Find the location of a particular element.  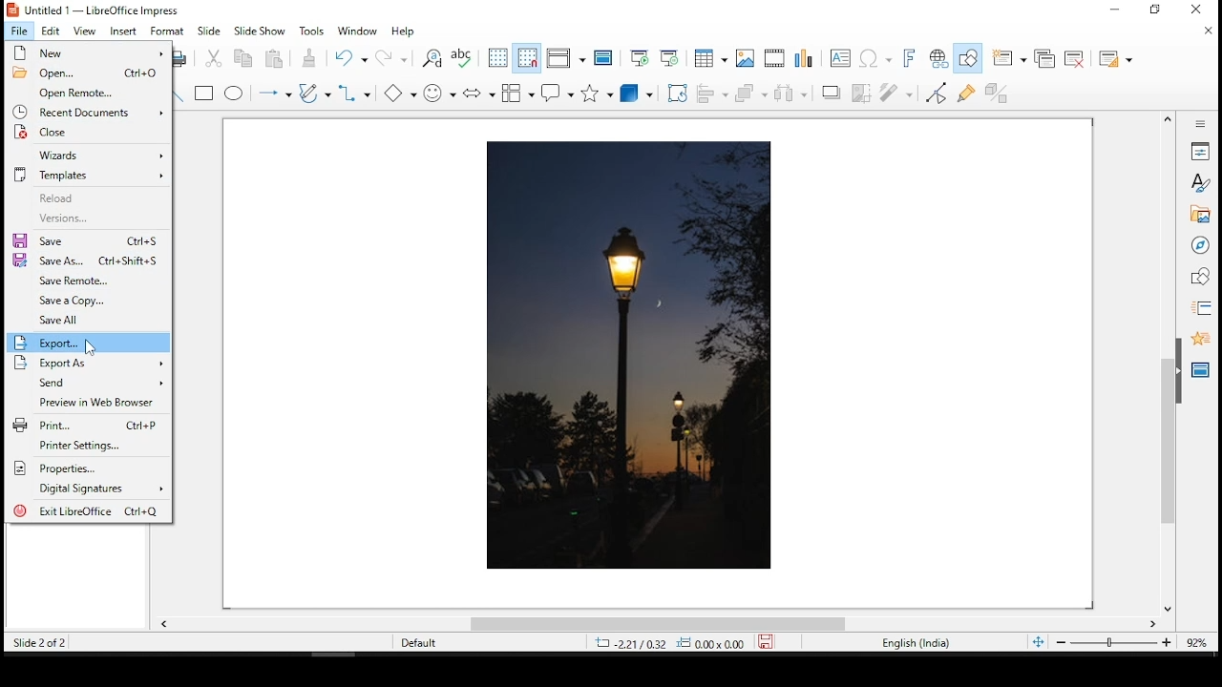

connectors is located at coordinates (352, 94).